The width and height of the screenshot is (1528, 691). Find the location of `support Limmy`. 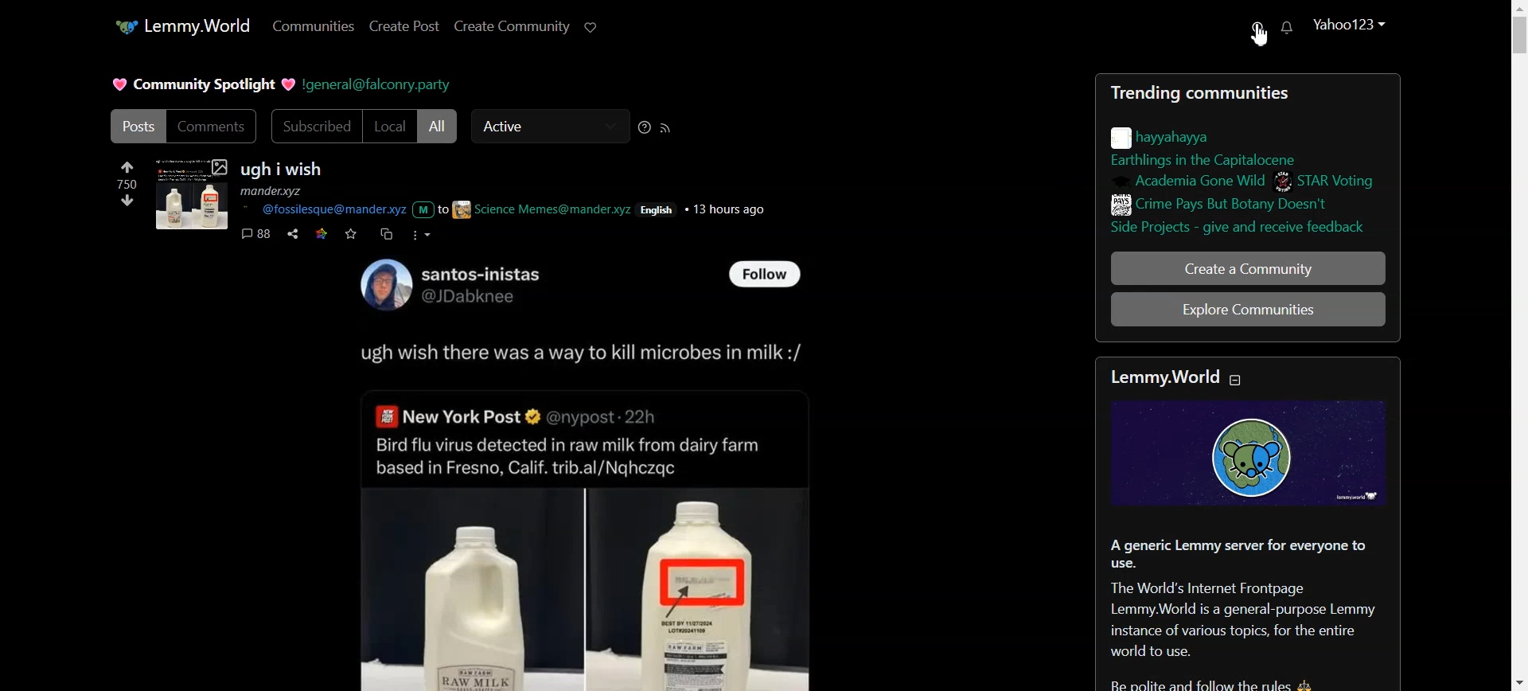

support Limmy is located at coordinates (592, 28).